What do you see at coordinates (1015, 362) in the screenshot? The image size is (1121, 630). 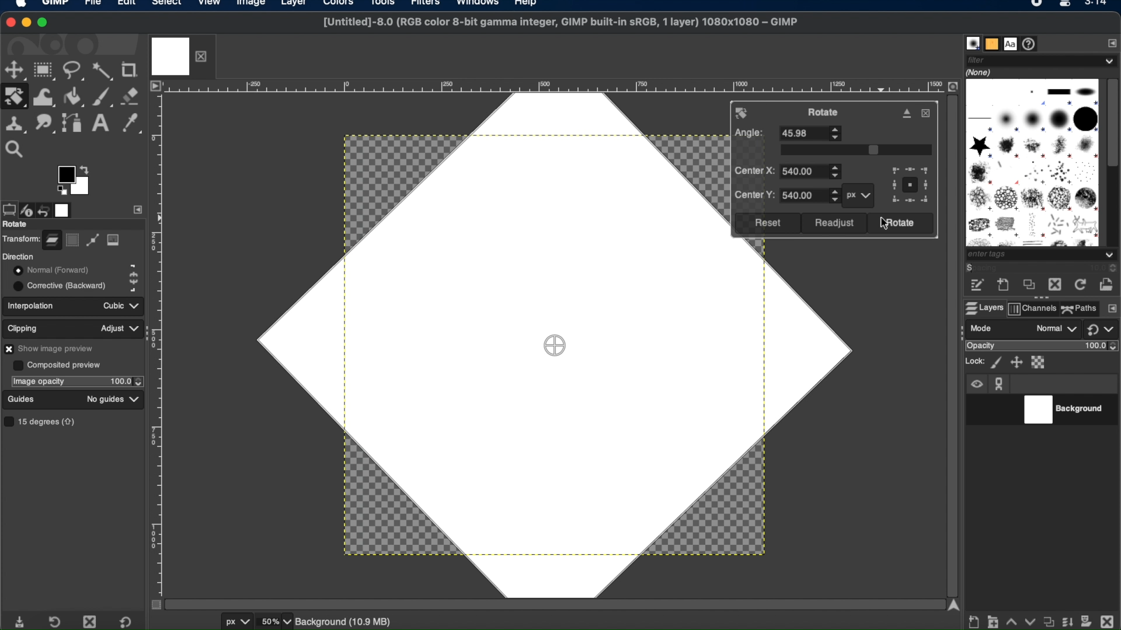 I see `lock position ans size` at bounding box center [1015, 362].